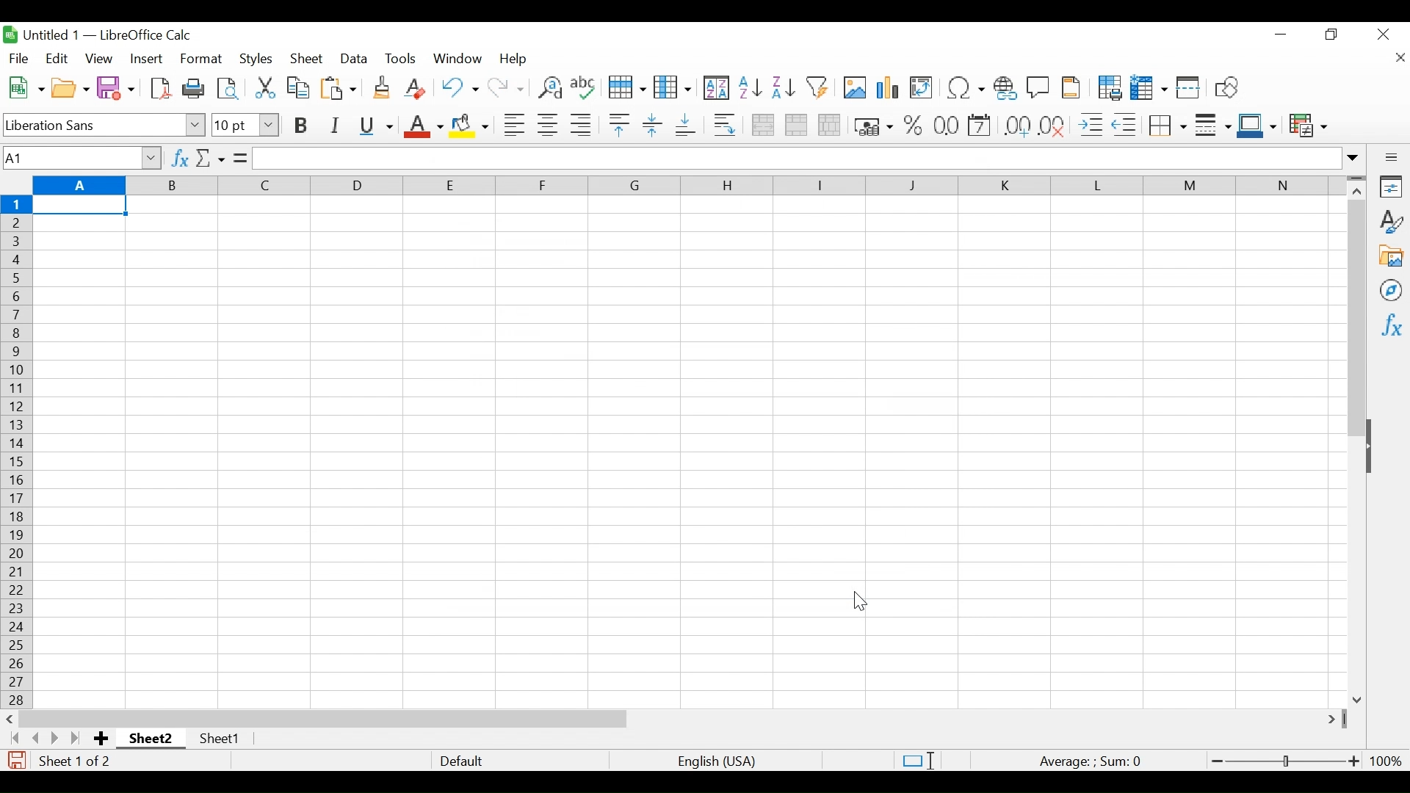 The image size is (1410, 793). What do you see at coordinates (853, 88) in the screenshot?
I see `Insert Image` at bounding box center [853, 88].